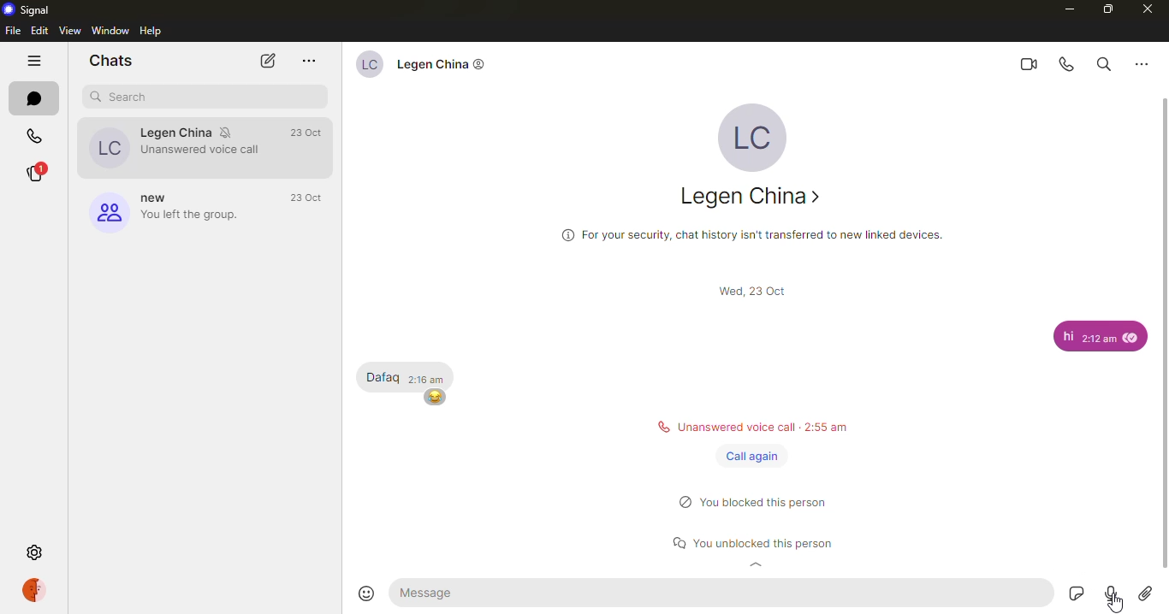 Image resolution: width=1169 pixels, height=614 pixels. What do you see at coordinates (1061, 9) in the screenshot?
I see `minimize` at bounding box center [1061, 9].